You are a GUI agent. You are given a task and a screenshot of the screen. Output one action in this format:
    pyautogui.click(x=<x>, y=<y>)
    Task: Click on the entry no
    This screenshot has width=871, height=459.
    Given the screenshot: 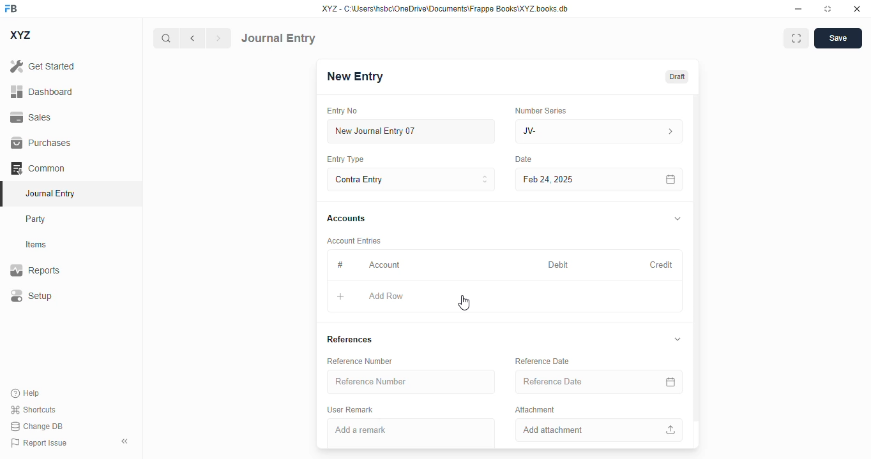 What is the action you would take?
    pyautogui.click(x=343, y=110)
    